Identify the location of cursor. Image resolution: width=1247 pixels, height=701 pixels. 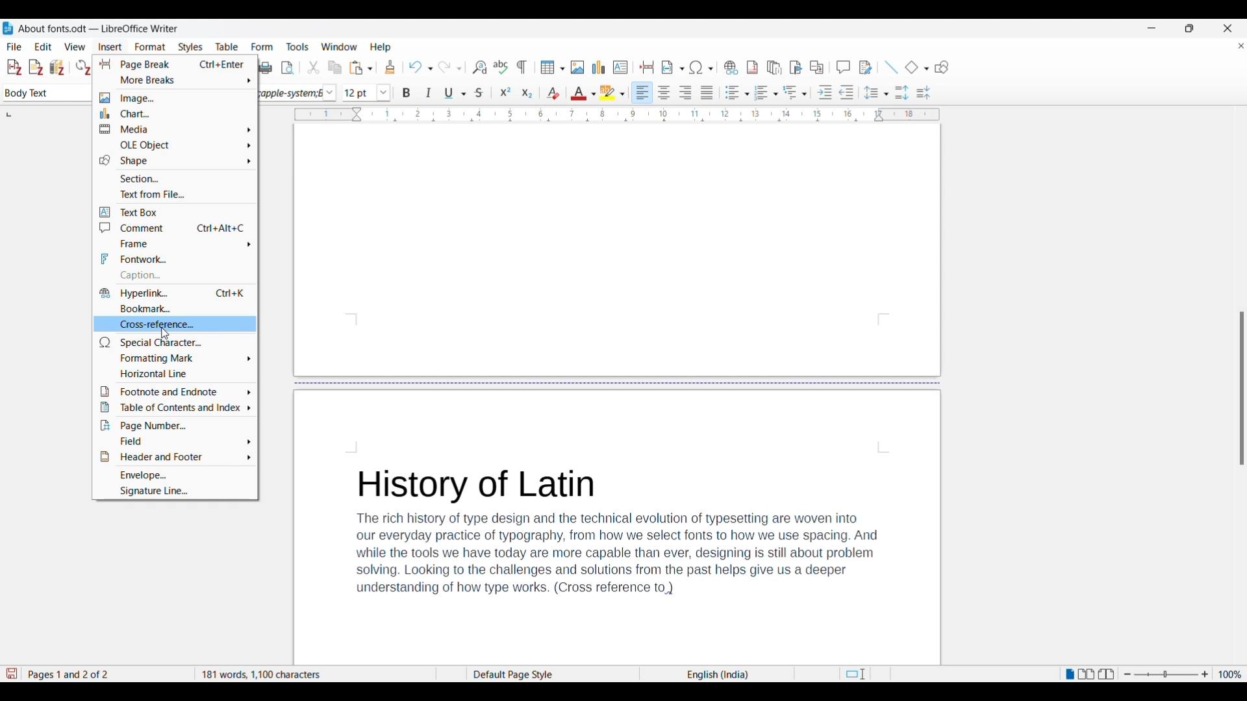
(162, 332).